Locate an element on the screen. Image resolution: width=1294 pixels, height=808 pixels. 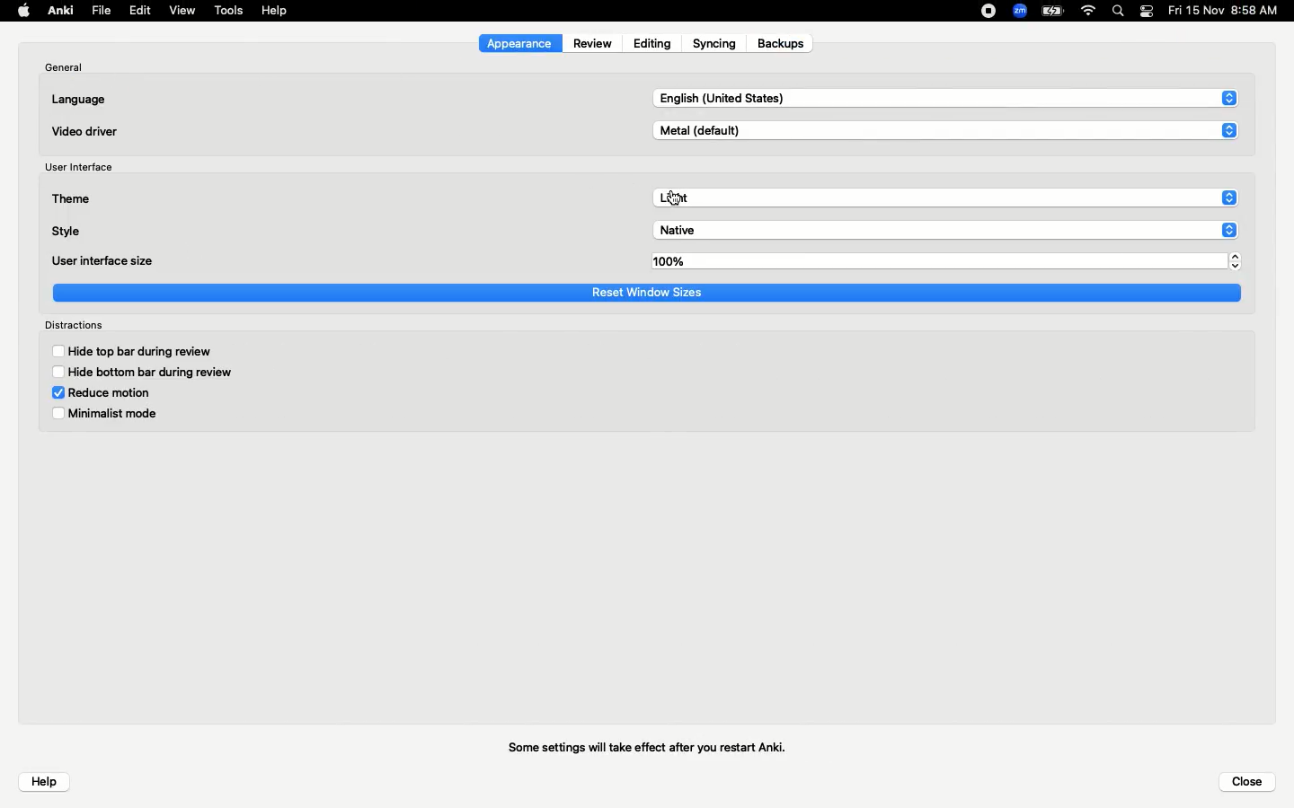
Reduce motion is located at coordinates (102, 391).